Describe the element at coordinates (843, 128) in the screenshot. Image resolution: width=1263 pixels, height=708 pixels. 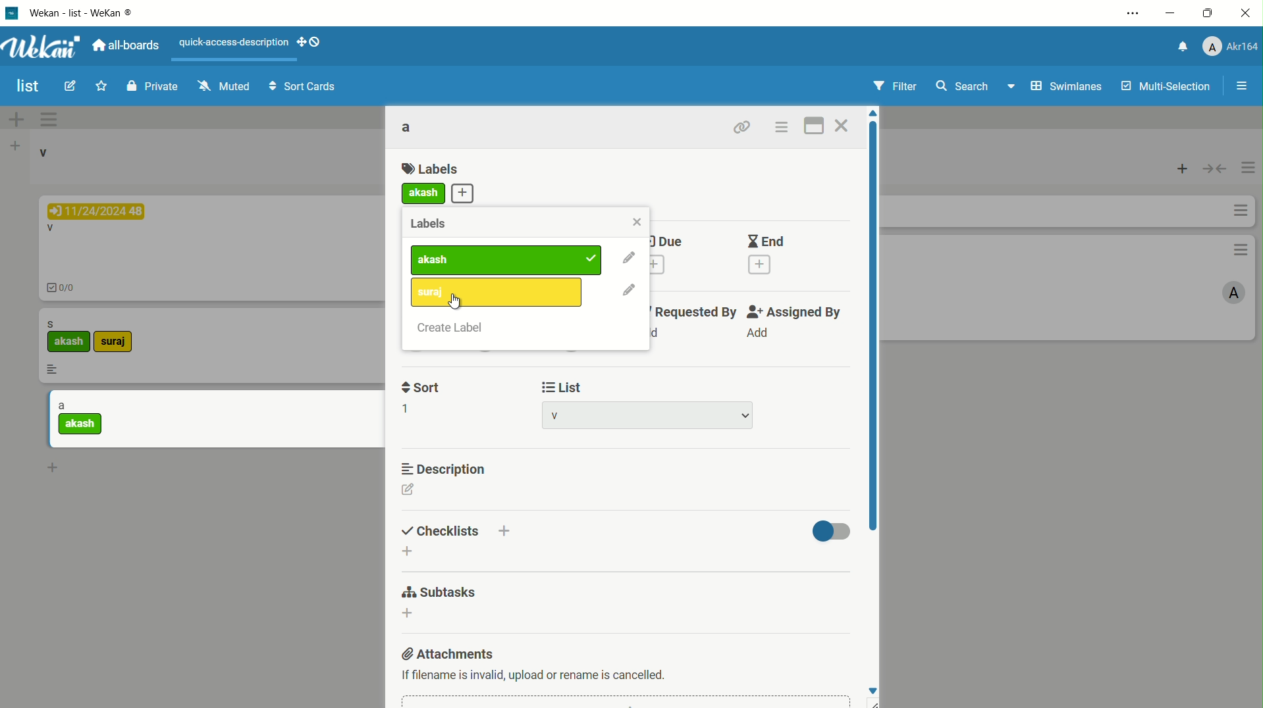
I see `close card` at that location.